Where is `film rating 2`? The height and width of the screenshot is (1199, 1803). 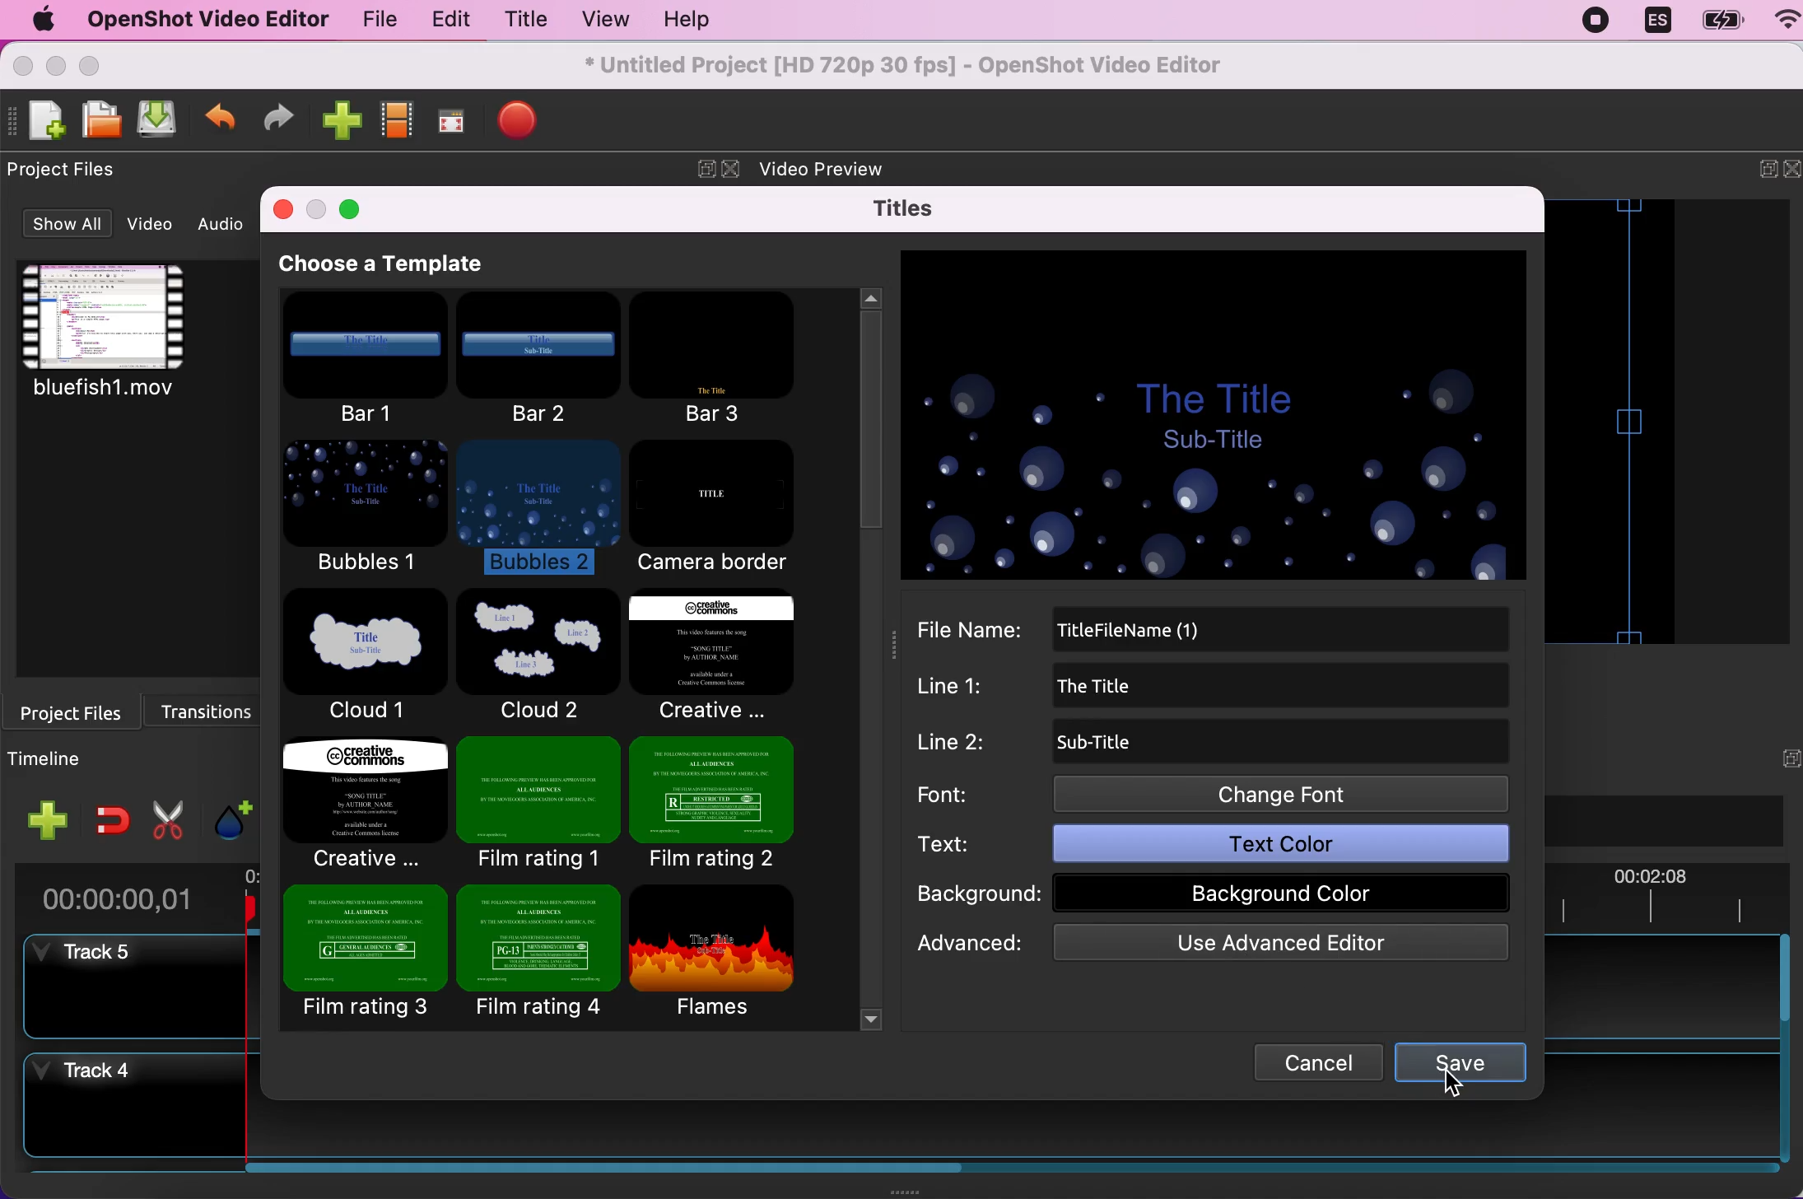 film rating 2 is located at coordinates (713, 801).